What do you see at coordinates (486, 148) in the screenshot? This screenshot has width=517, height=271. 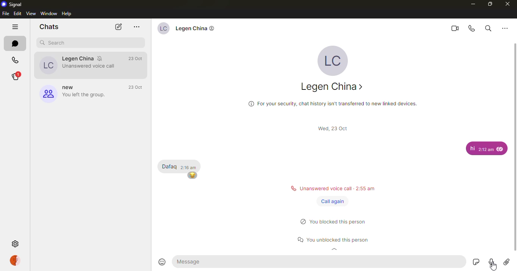 I see `message` at bounding box center [486, 148].